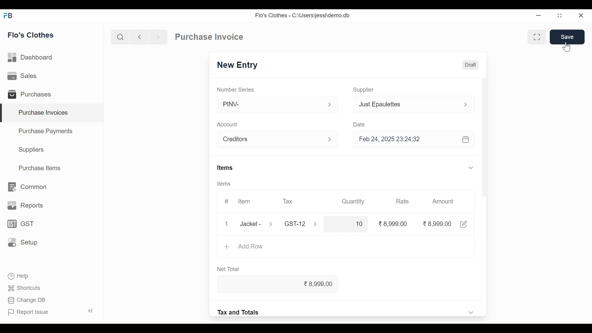 This screenshot has width=592, height=333. I want to click on +, so click(227, 247).